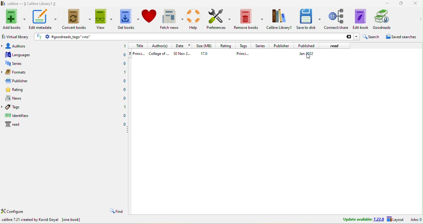 The image size is (423, 224). What do you see at coordinates (206, 53) in the screenshot?
I see `17.0` at bounding box center [206, 53].